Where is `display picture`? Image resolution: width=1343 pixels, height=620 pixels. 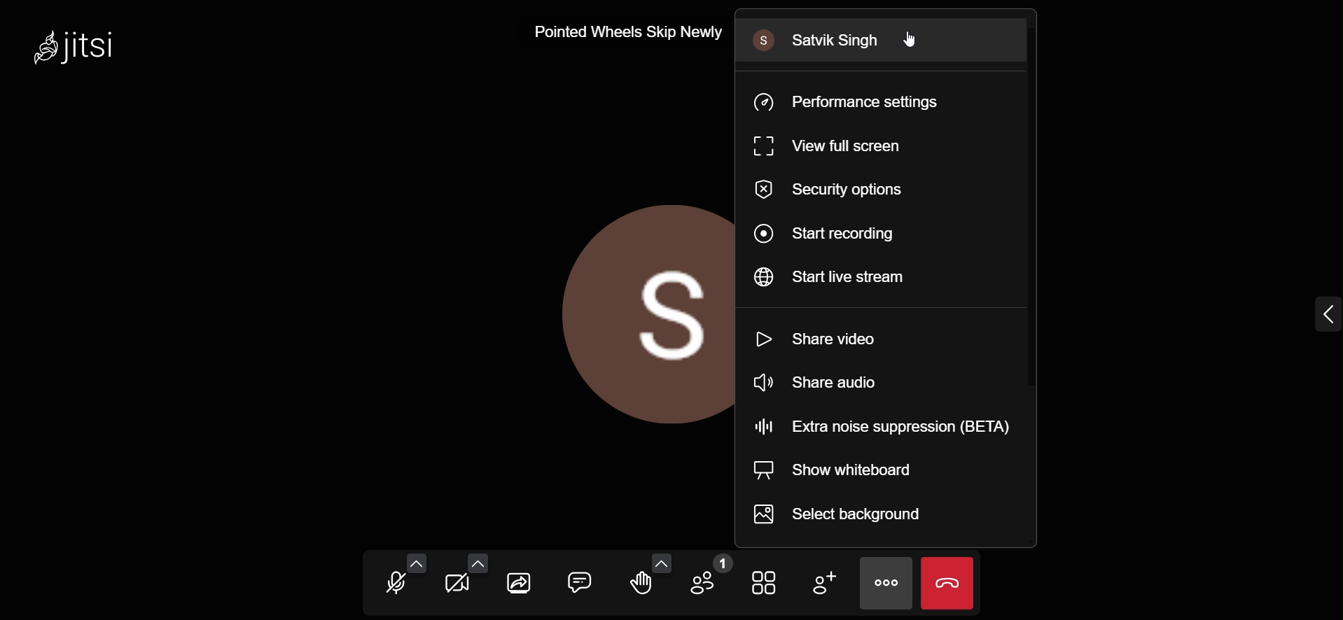 display picture is located at coordinates (646, 311).